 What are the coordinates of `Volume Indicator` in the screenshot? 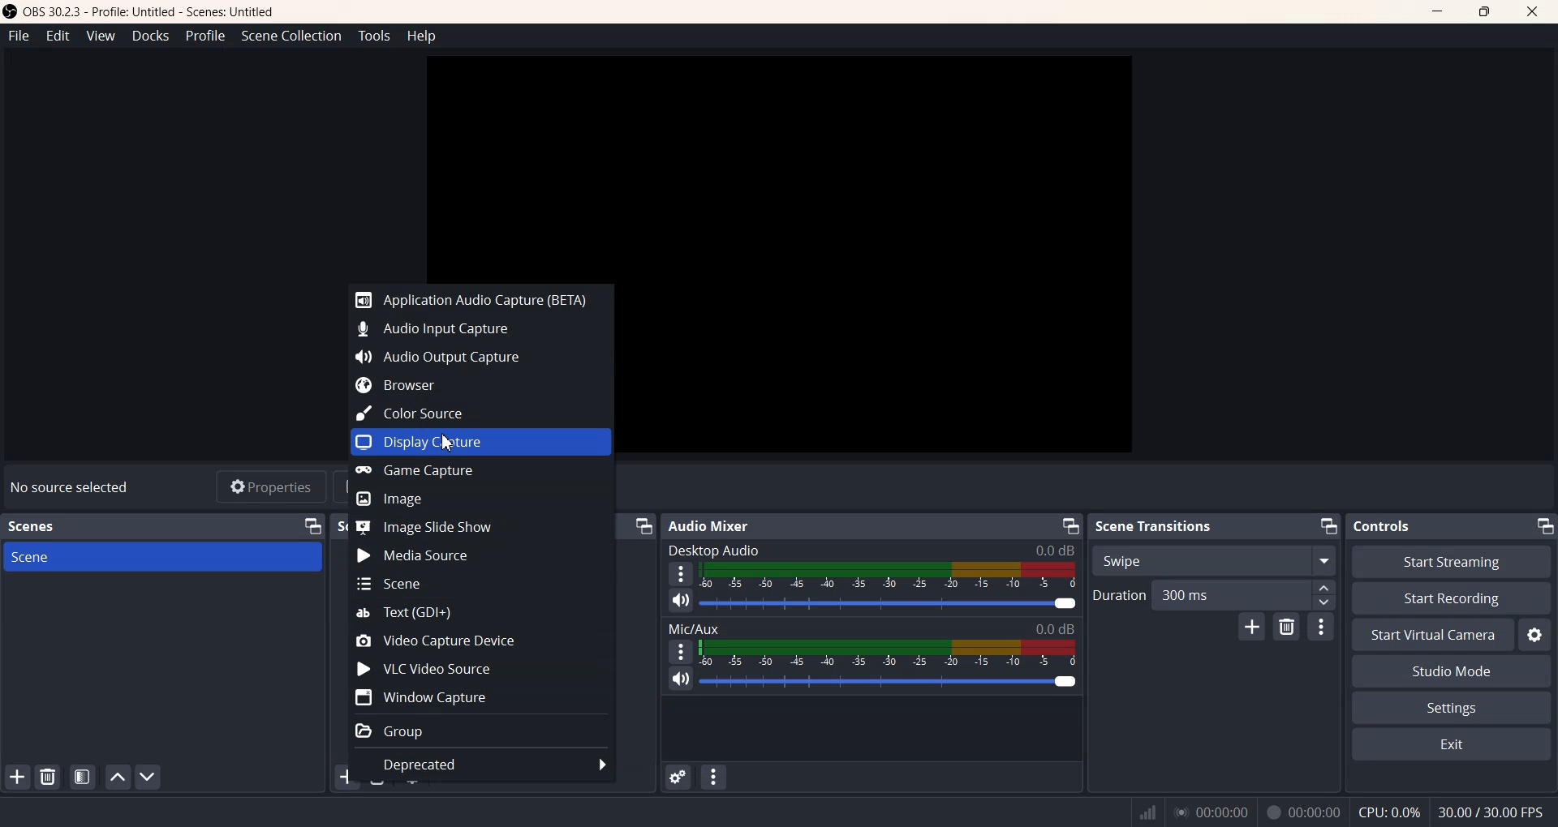 It's located at (889, 575).